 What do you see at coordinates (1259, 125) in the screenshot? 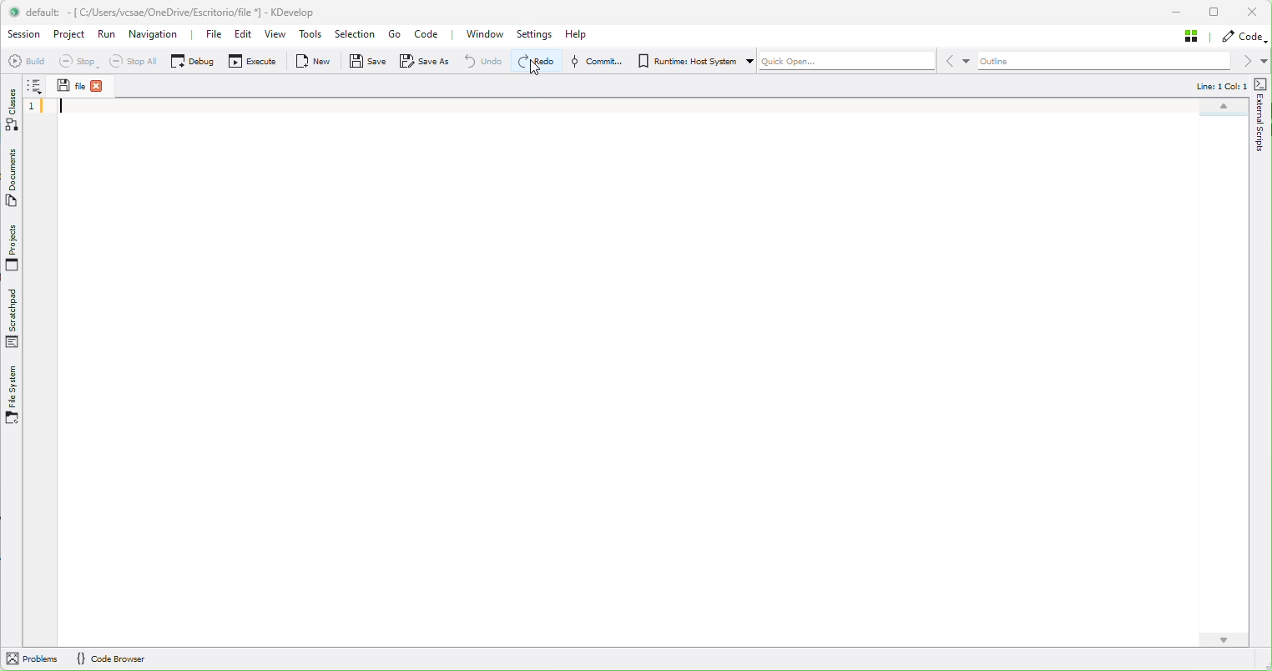
I see `external scripts` at bounding box center [1259, 125].